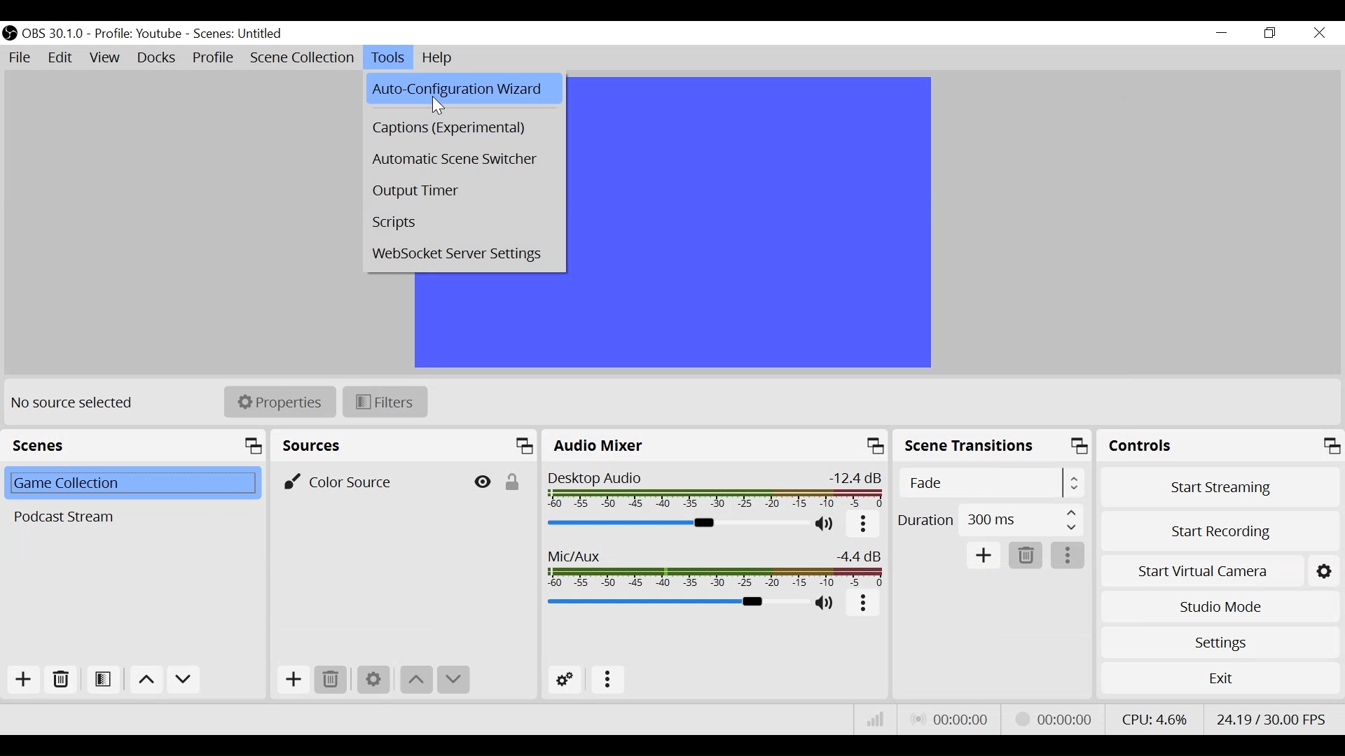 Image resolution: width=1345 pixels, height=756 pixels. I want to click on Move up, so click(144, 679).